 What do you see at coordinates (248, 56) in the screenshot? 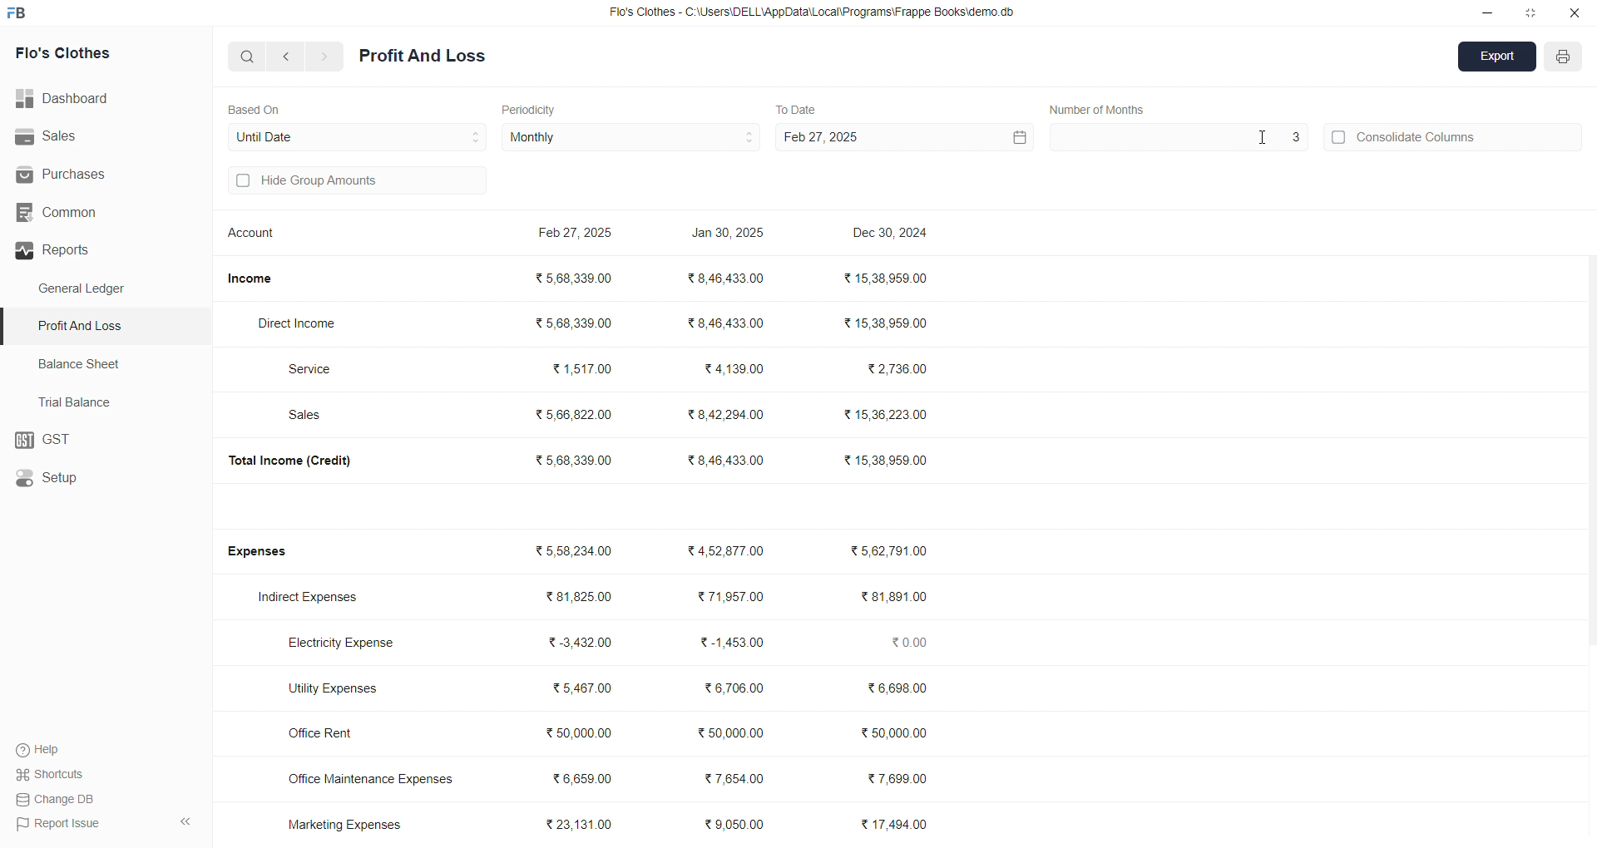
I see `search` at bounding box center [248, 56].